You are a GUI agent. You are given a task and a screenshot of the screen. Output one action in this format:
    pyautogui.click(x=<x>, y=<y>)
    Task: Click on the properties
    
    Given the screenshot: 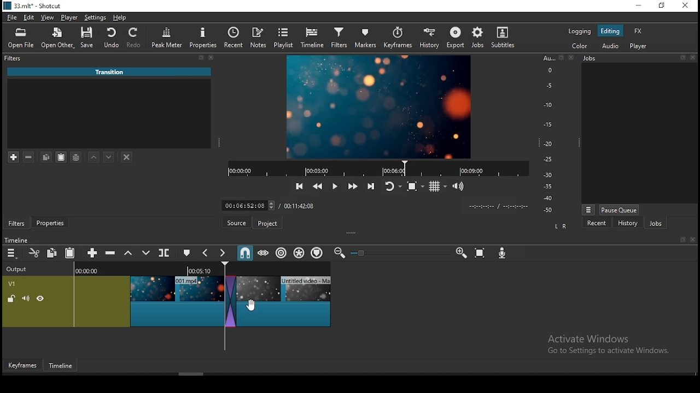 What is the action you would take?
    pyautogui.click(x=203, y=38)
    